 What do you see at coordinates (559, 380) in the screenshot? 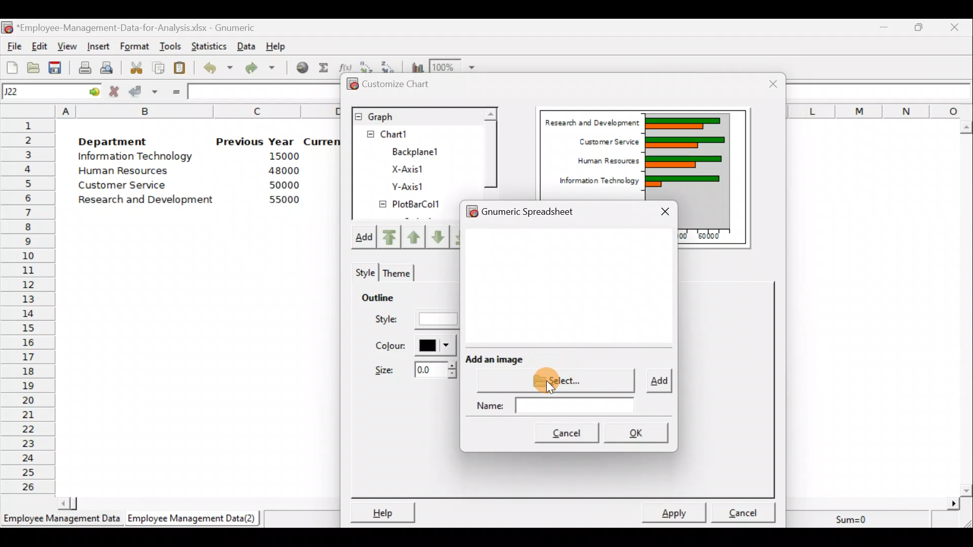
I see `Select` at bounding box center [559, 380].